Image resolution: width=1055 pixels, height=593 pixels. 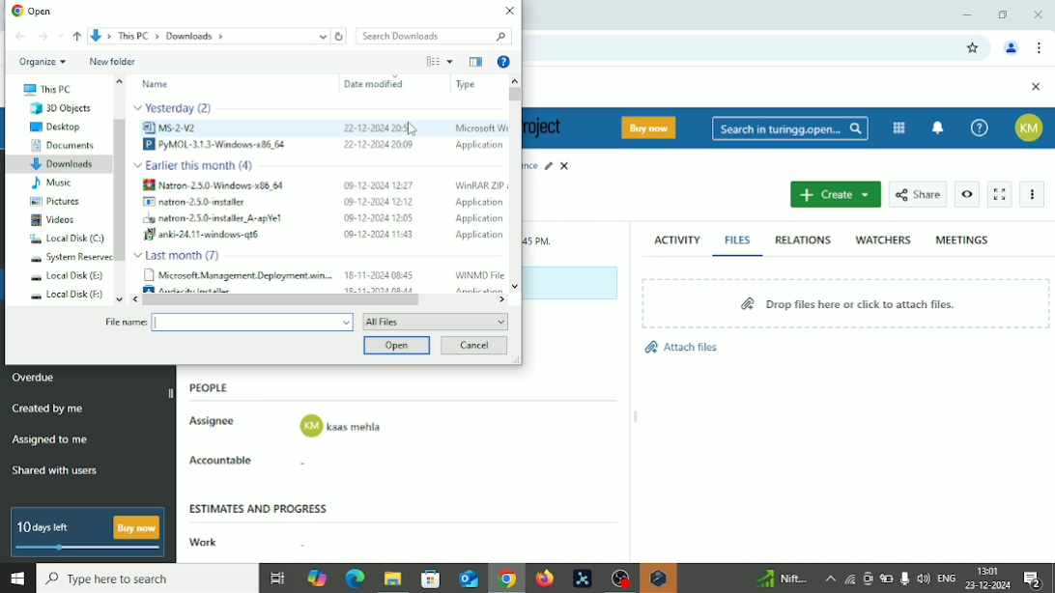 I want to click on Local Disk(E:), so click(x=67, y=276).